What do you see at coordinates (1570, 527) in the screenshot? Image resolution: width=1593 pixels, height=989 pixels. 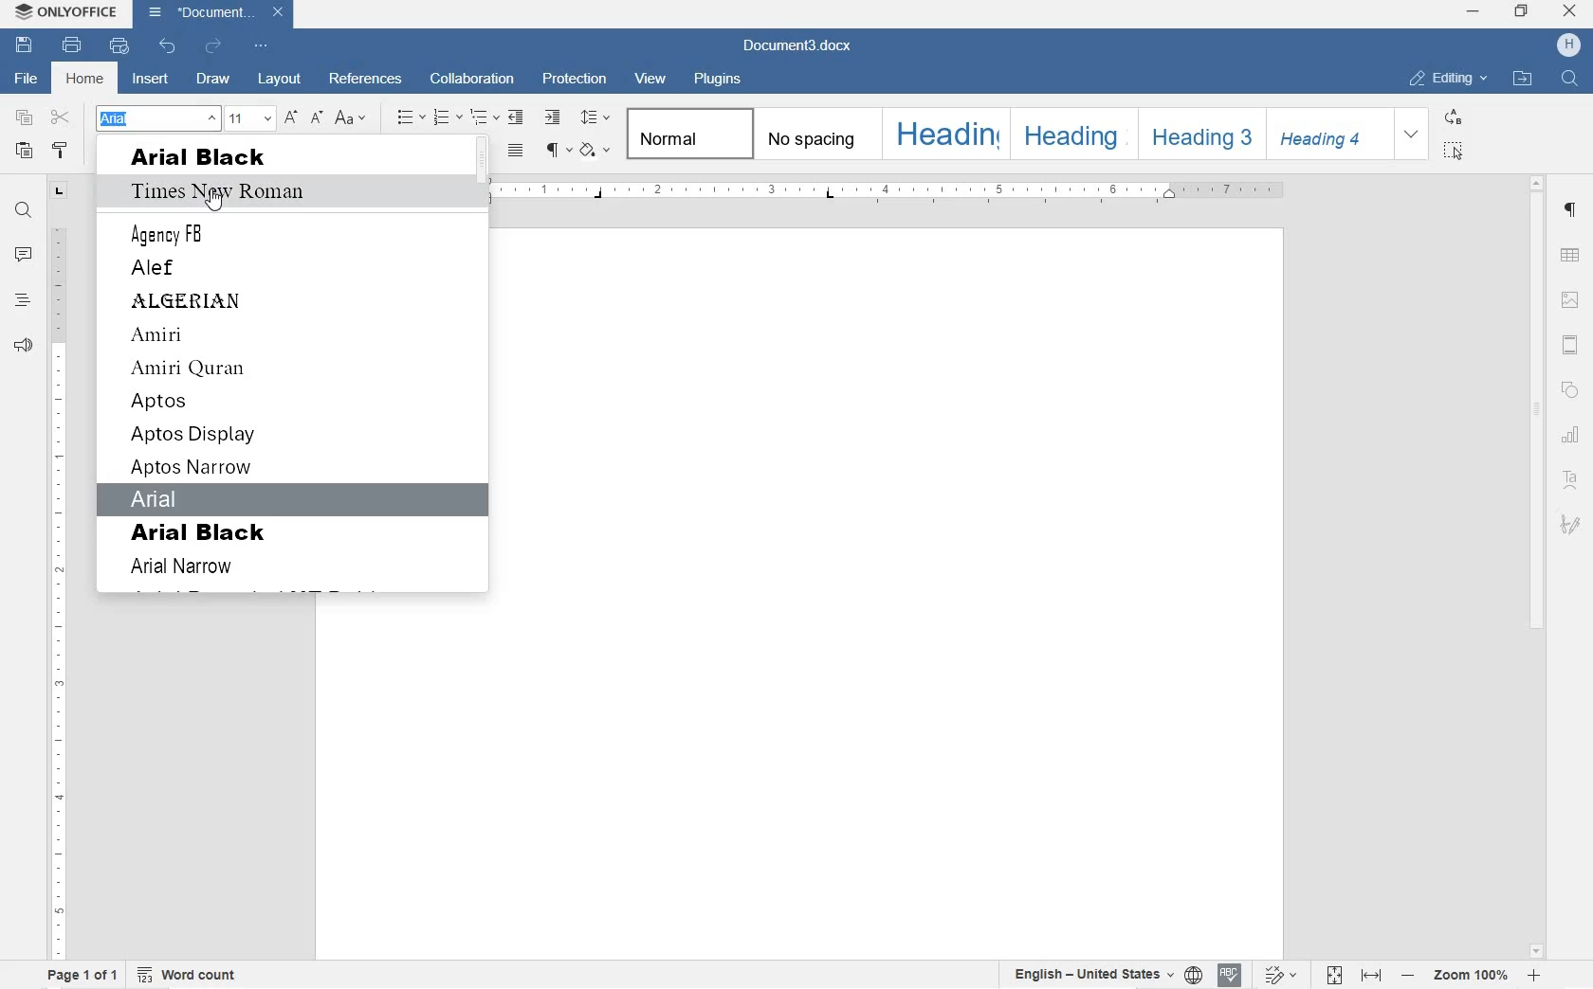 I see `SIGNATURE` at bounding box center [1570, 527].